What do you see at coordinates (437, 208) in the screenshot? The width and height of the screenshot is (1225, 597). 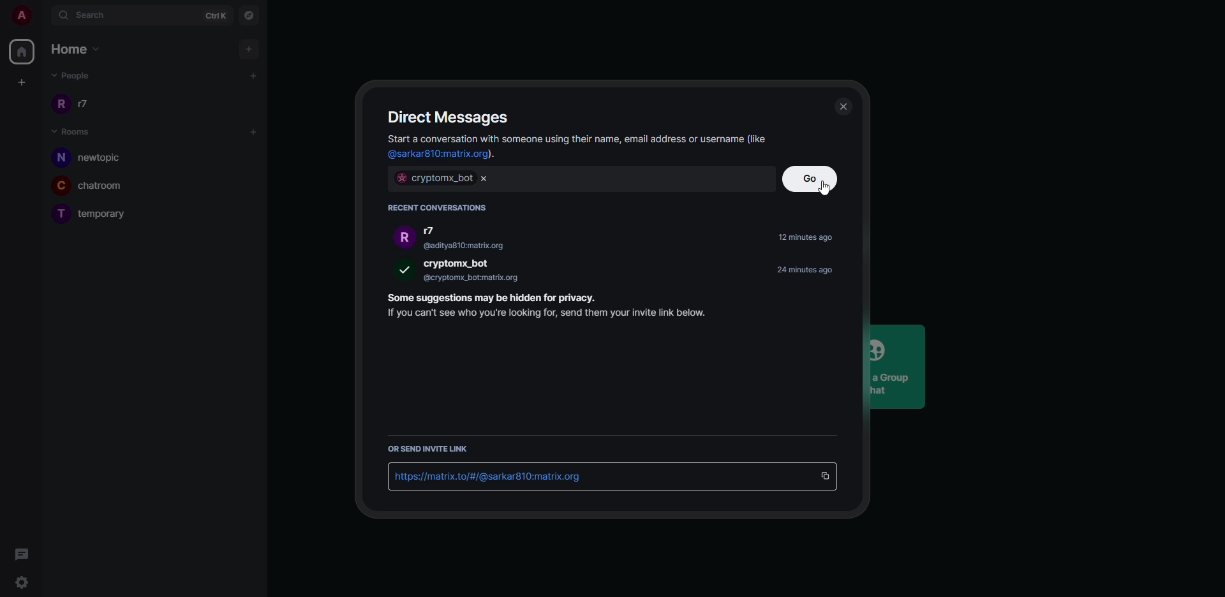 I see `recent` at bounding box center [437, 208].